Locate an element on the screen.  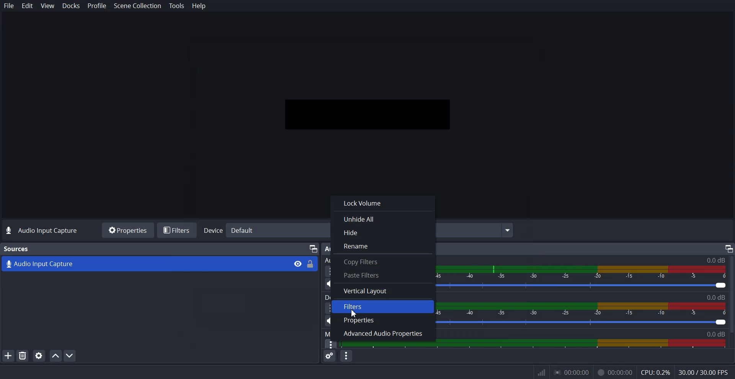
Filters is located at coordinates (385, 306).